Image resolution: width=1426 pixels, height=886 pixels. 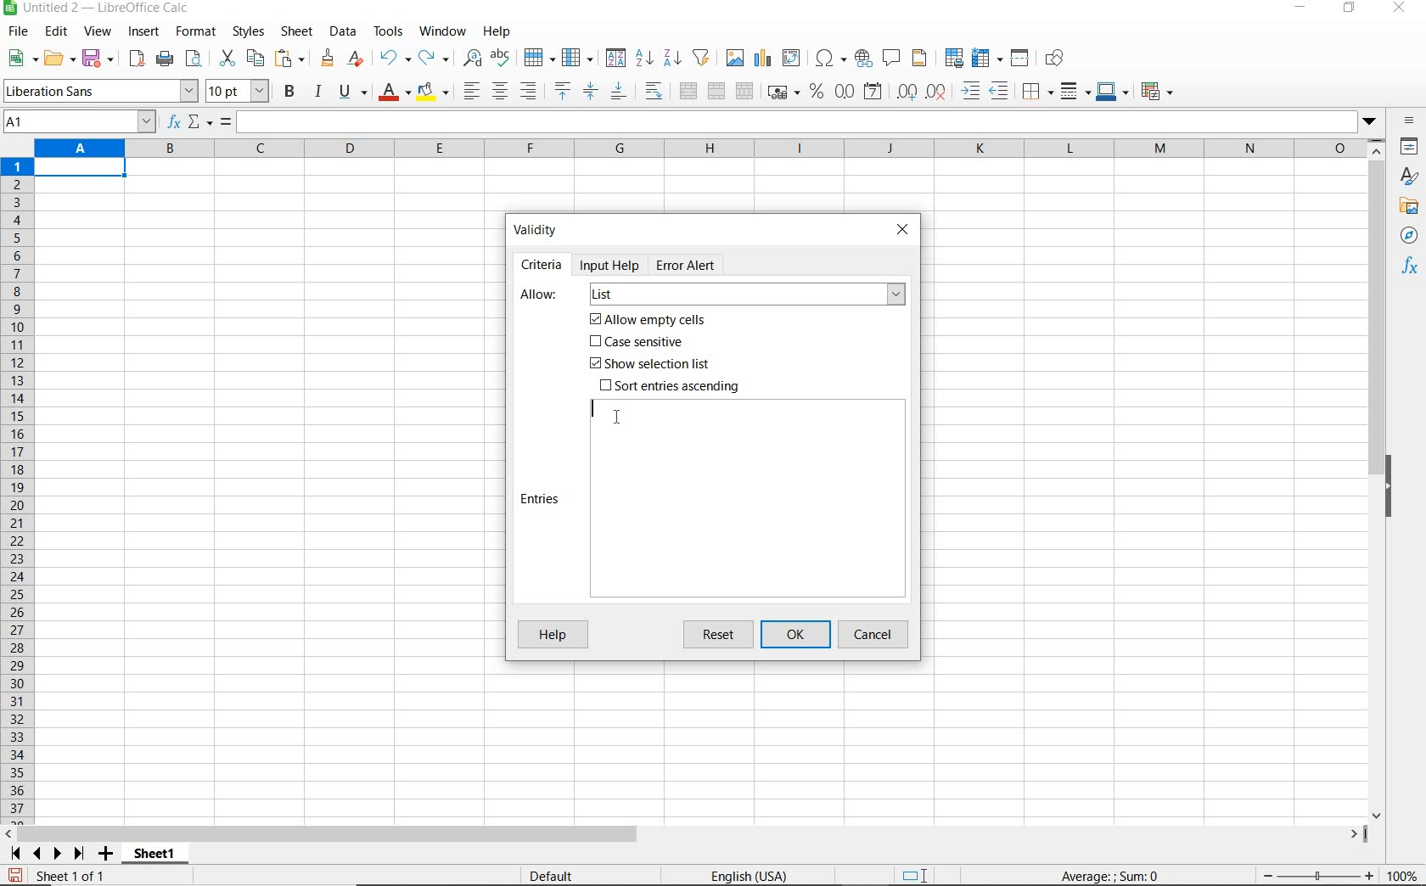 What do you see at coordinates (863, 57) in the screenshot?
I see `insert hyperlink` at bounding box center [863, 57].